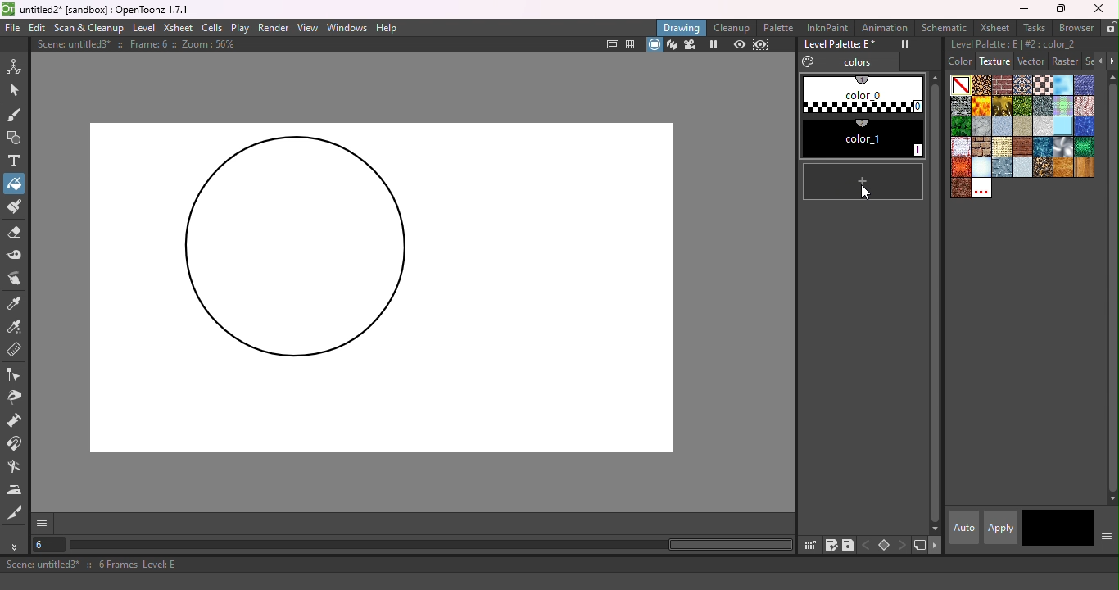 This screenshot has height=590, width=1119. Describe the element at coordinates (1022, 126) in the screenshot. I see `Paper 4.bmp` at that location.